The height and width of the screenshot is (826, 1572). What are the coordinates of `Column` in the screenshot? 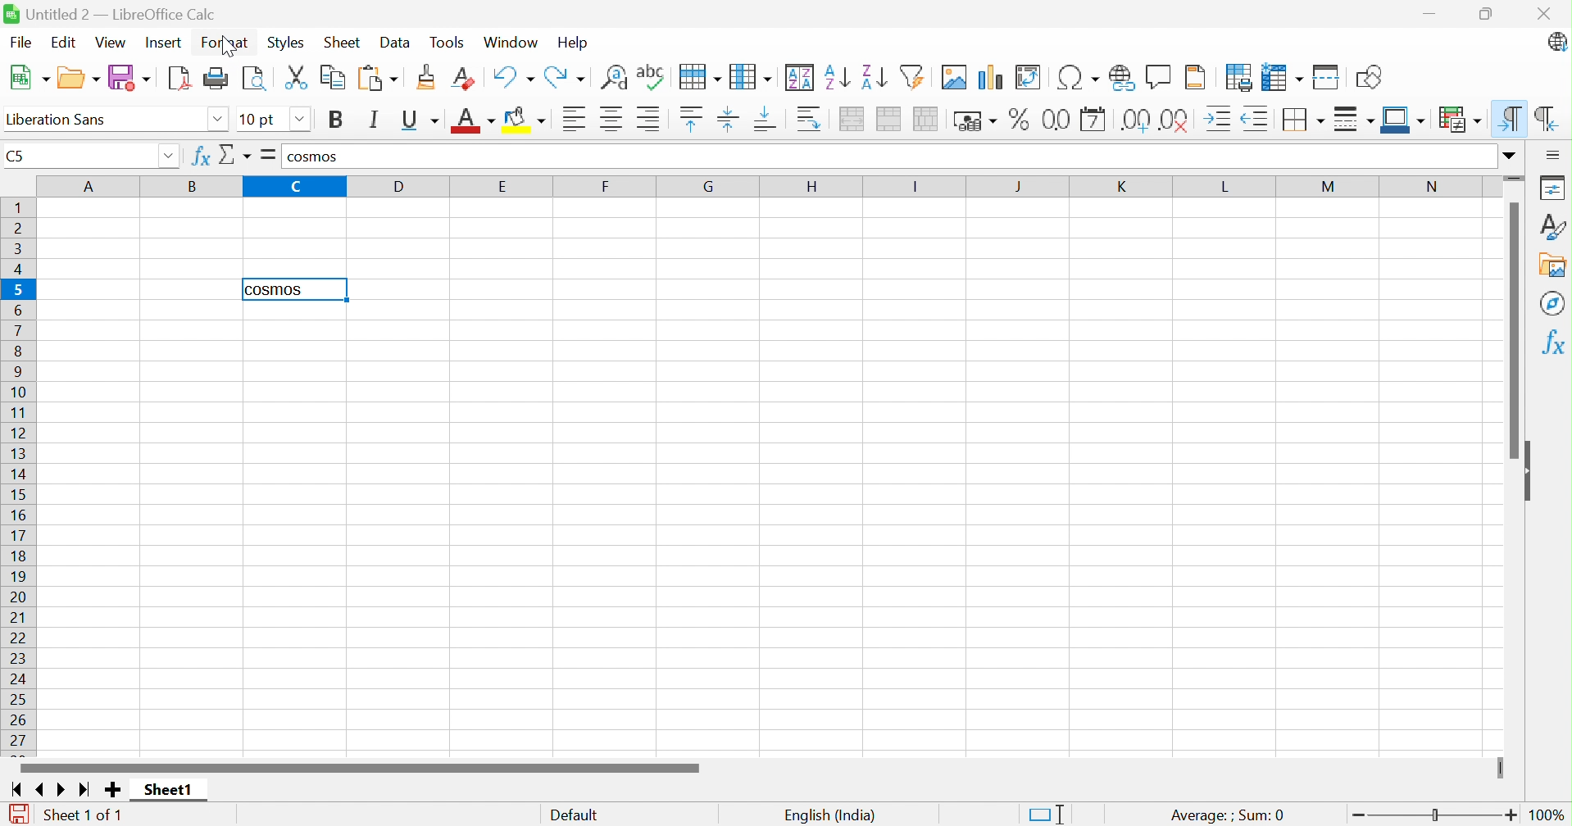 It's located at (752, 76).